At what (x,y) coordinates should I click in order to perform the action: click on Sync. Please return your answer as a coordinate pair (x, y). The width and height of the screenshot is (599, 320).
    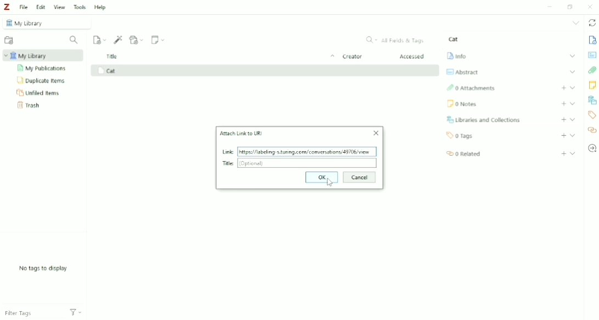
    Looking at the image, I should click on (592, 24).